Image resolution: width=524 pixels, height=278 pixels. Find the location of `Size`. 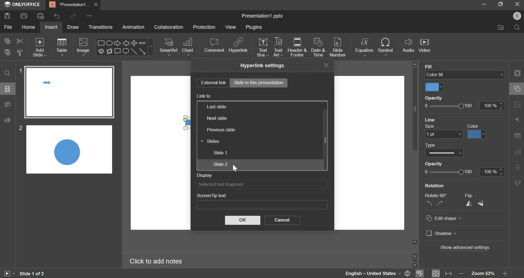

Size is located at coordinates (430, 126).